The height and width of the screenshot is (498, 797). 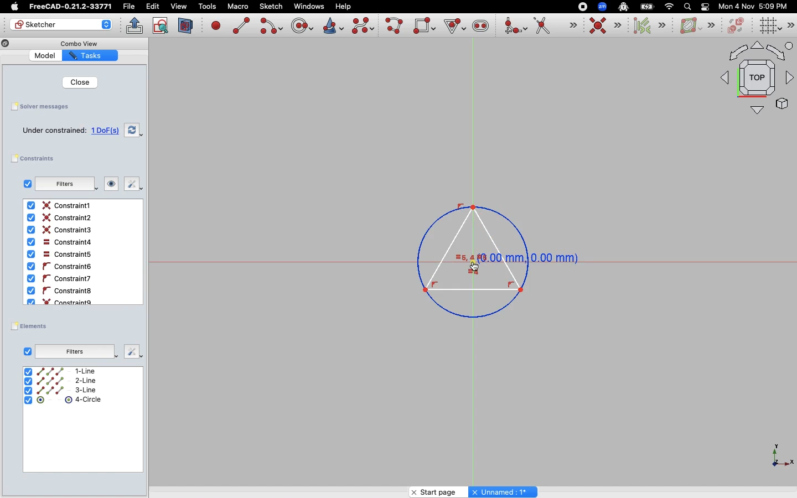 I want to click on Constraint coincident, so click(x=605, y=26).